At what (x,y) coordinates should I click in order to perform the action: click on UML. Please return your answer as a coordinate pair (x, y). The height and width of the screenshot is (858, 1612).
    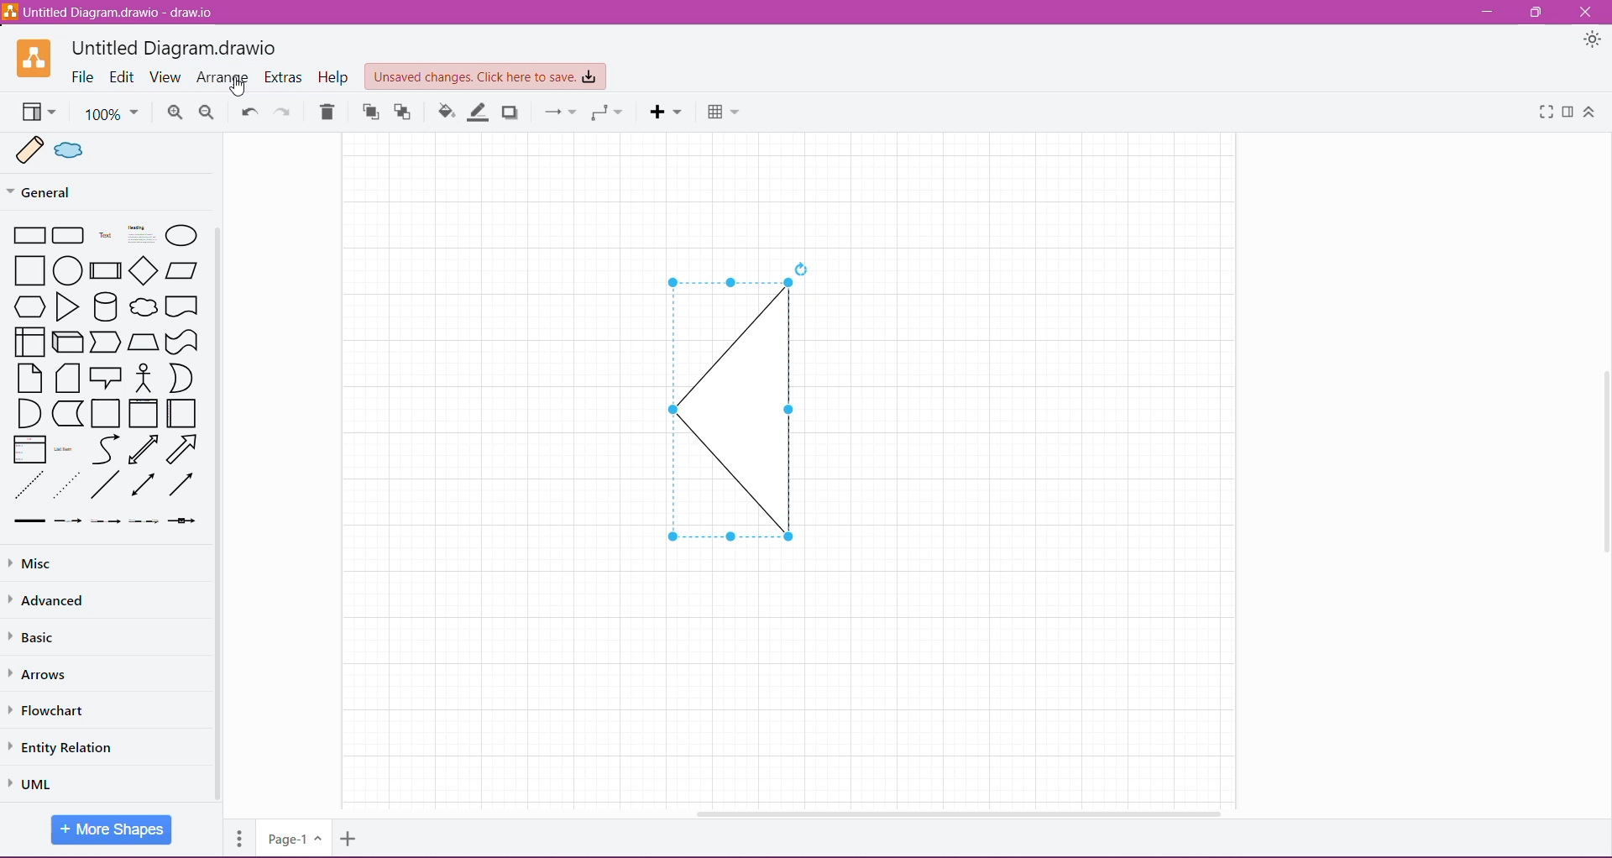
    Looking at the image, I should click on (34, 782).